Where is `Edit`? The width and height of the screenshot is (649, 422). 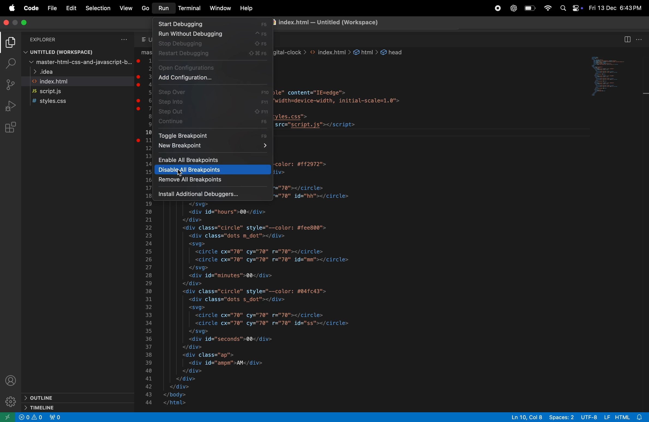
Edit is located at coordinates (71, 8).